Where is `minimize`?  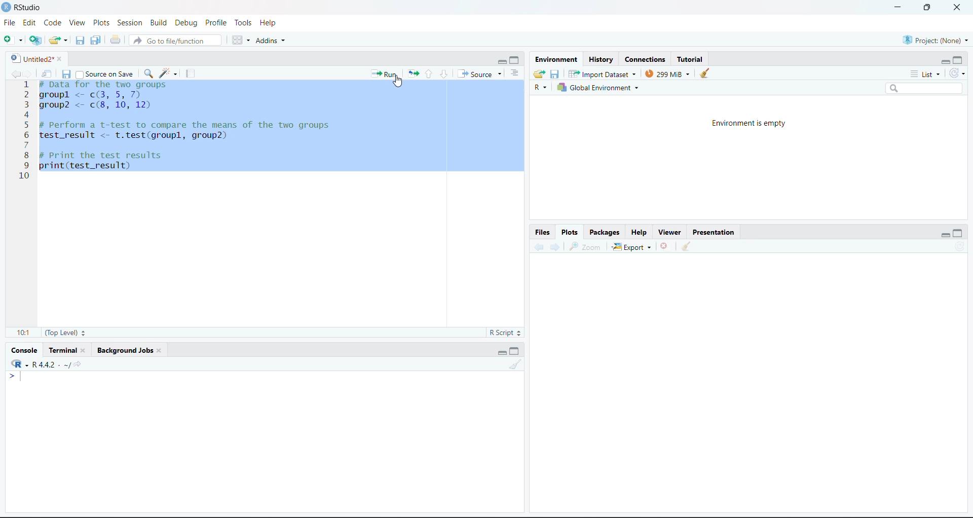
minimize is located at coordinates (501, 61).